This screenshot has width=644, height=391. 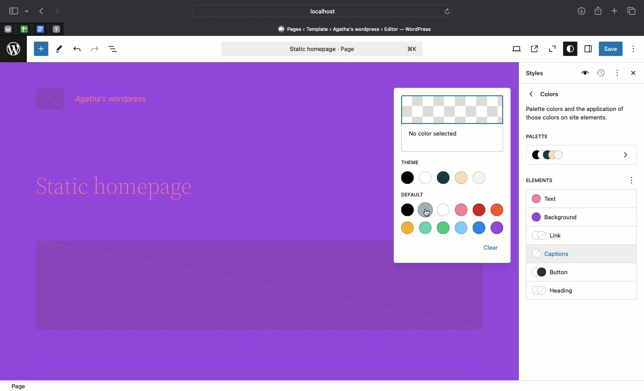 I want to click on Styles, so click(x=568, y=50).